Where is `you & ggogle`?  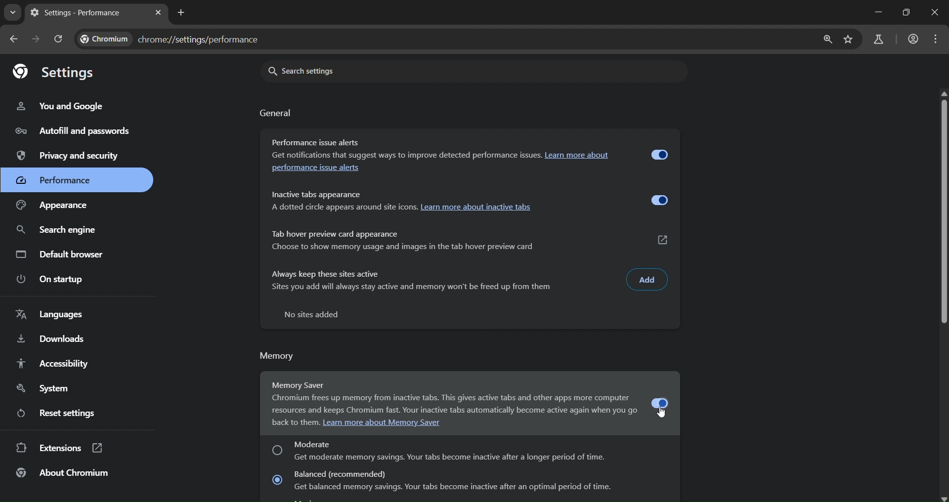 you & ggogle is located at coordinates (62, 107).